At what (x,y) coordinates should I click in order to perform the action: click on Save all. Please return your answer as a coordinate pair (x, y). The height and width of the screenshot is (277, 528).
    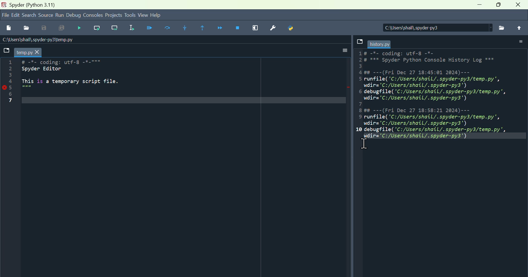
    Looking at the image, I should click on (64, 28).